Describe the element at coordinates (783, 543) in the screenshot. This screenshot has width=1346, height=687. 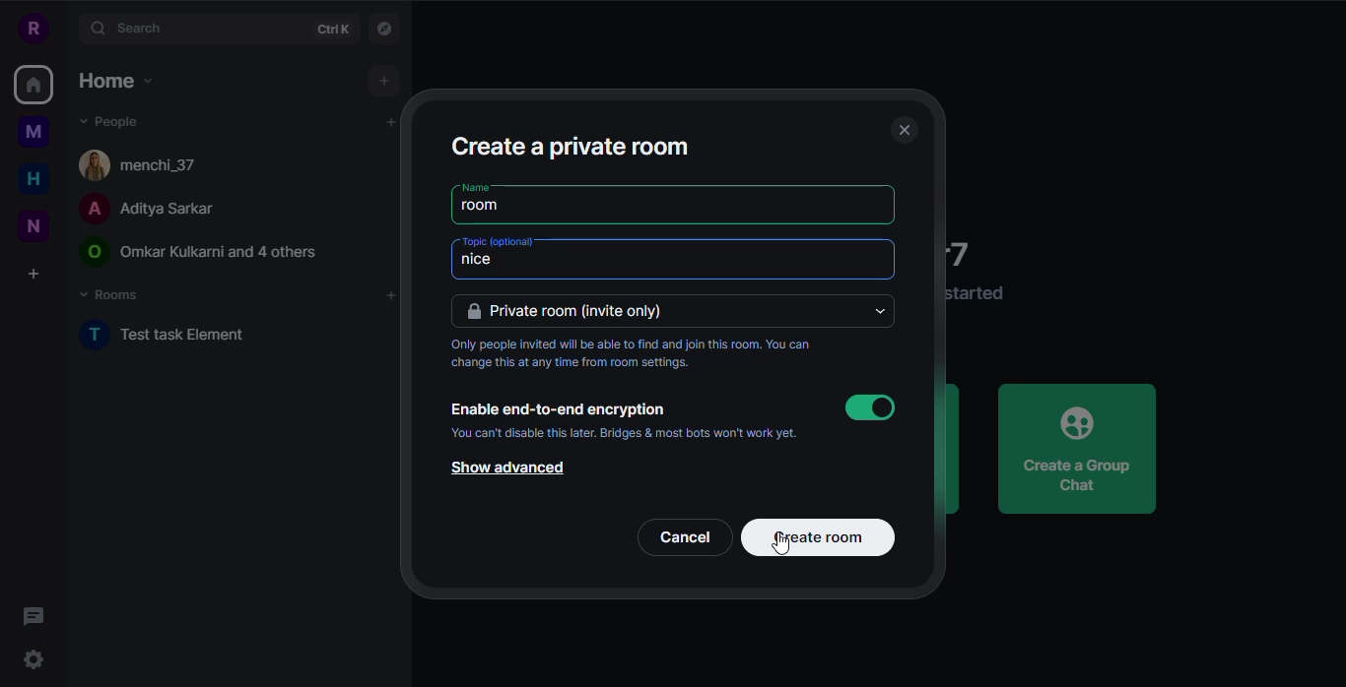
I see `Cursor` at that location.